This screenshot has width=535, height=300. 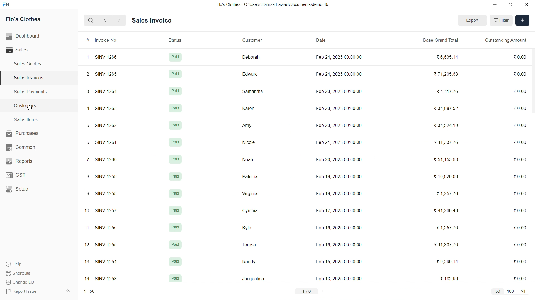 I want to click on Nicole, so click(x=249, y=142).